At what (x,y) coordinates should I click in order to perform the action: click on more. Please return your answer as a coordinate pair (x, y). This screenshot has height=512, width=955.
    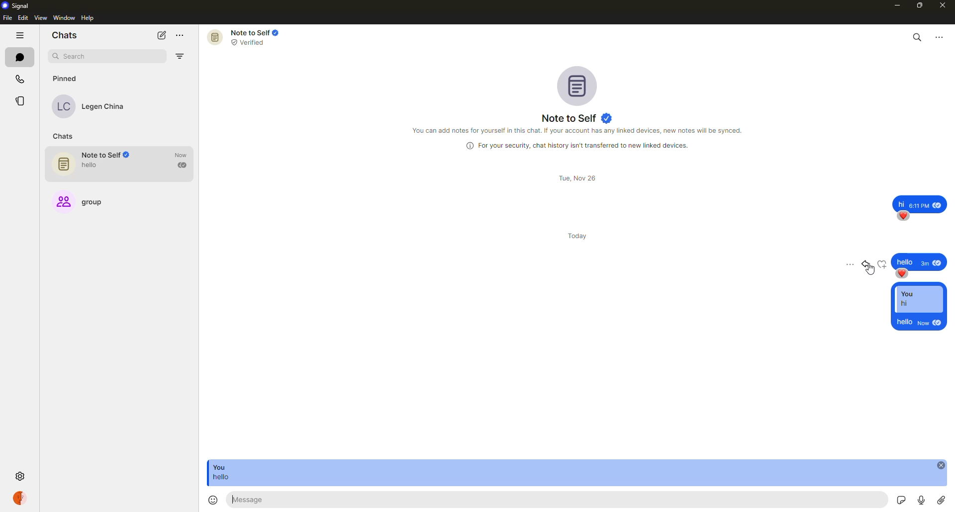
    Looking at the image, I should click on (183, 35).